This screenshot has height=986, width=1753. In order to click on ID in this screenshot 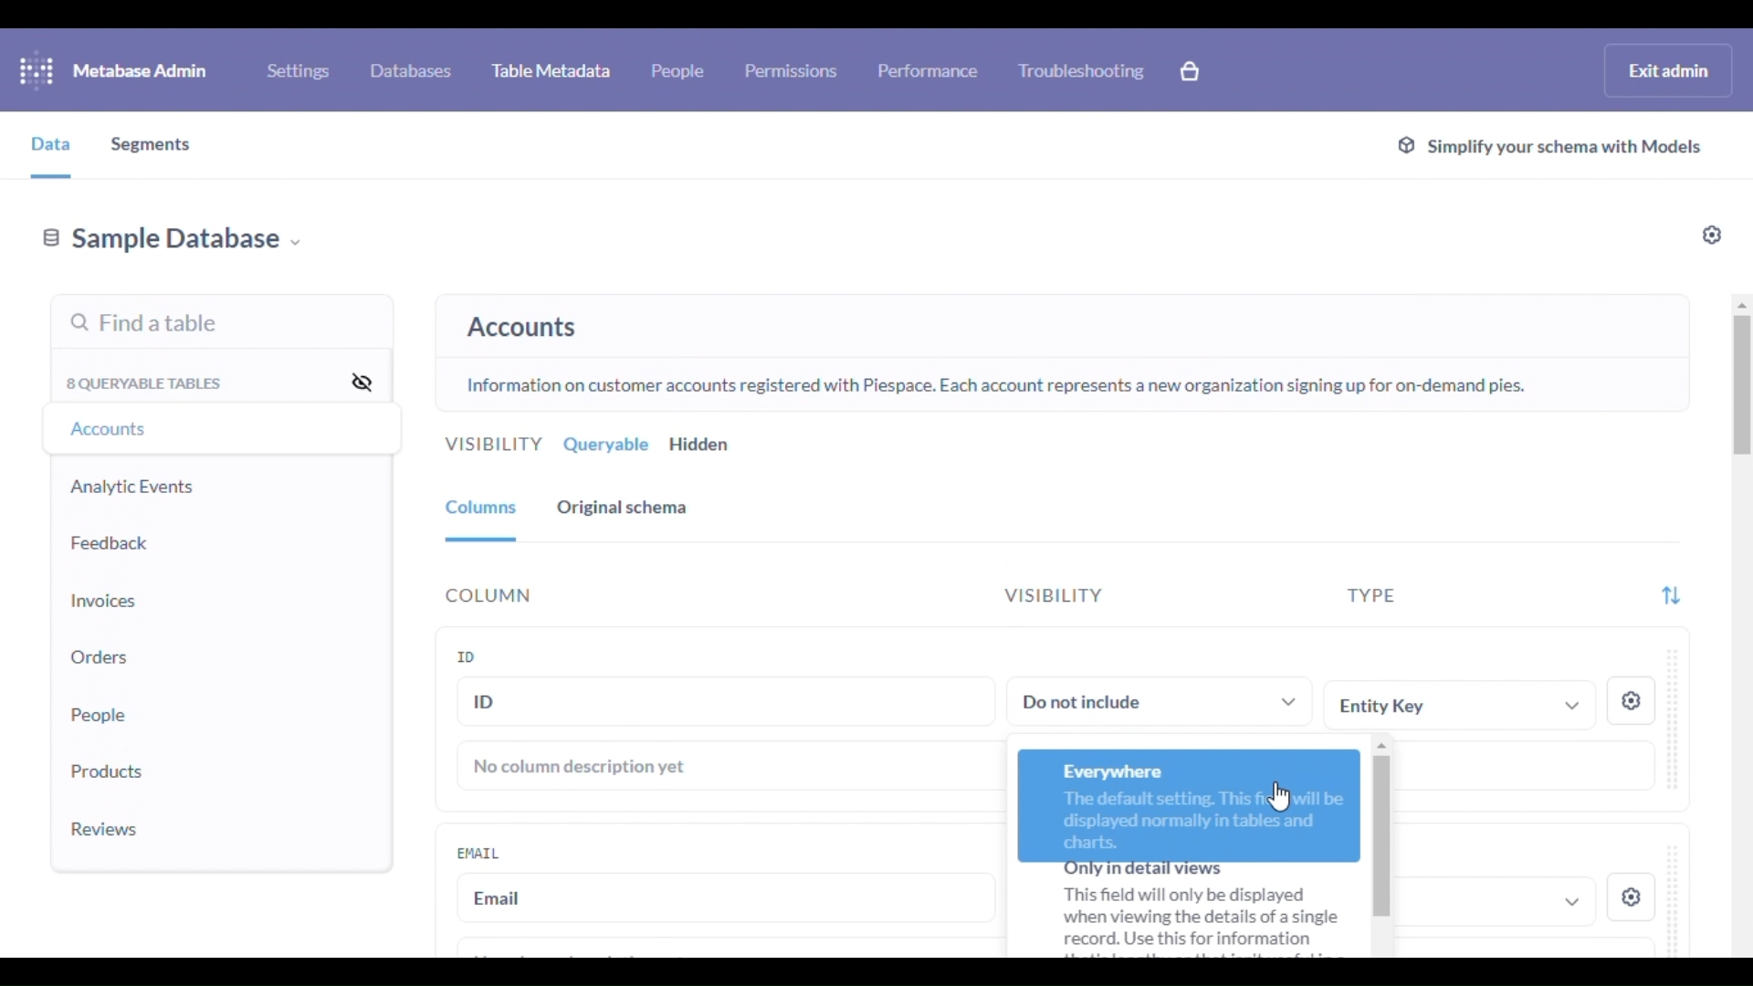, I will do `click(467, 656)`.